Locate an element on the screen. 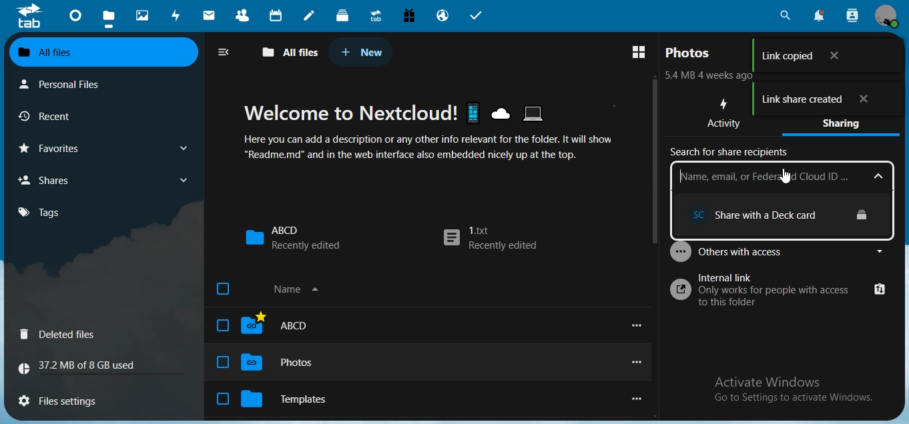 The image size is (909, 424). files is located at coordinates (66, 399).